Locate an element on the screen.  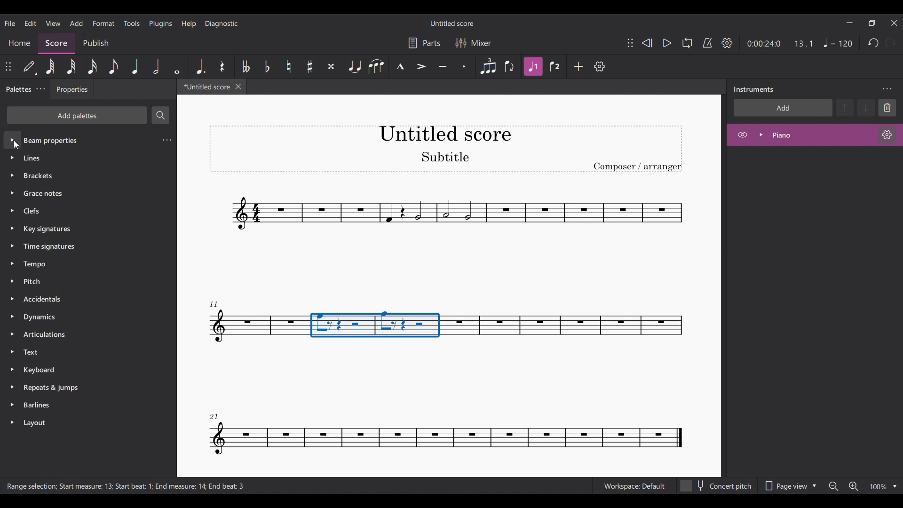
Toggle sharp is located at coordinates (310, 66).